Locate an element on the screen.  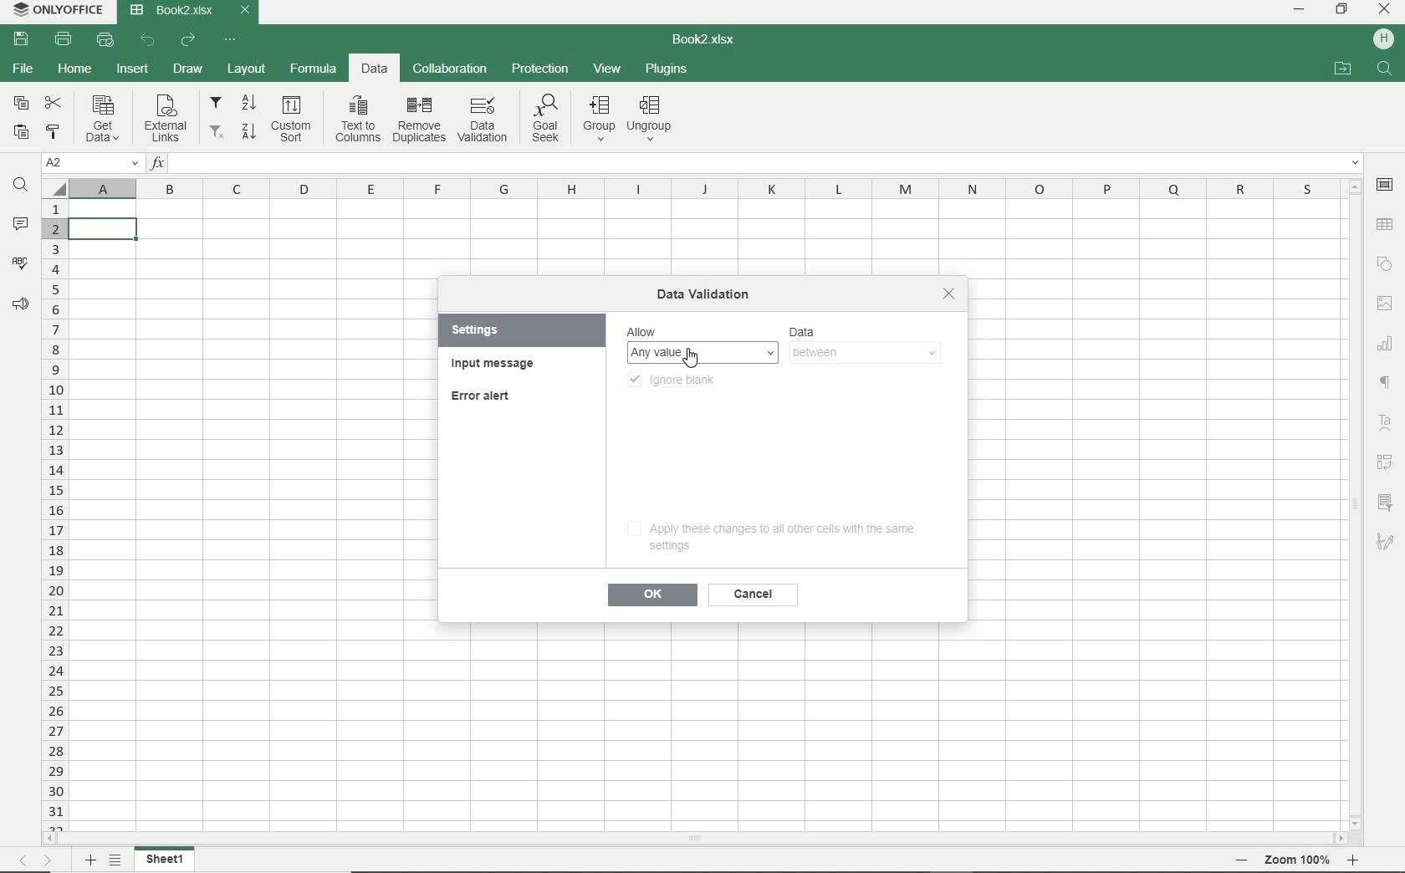
NAME MANAGER is located at coordinates (90, 164).